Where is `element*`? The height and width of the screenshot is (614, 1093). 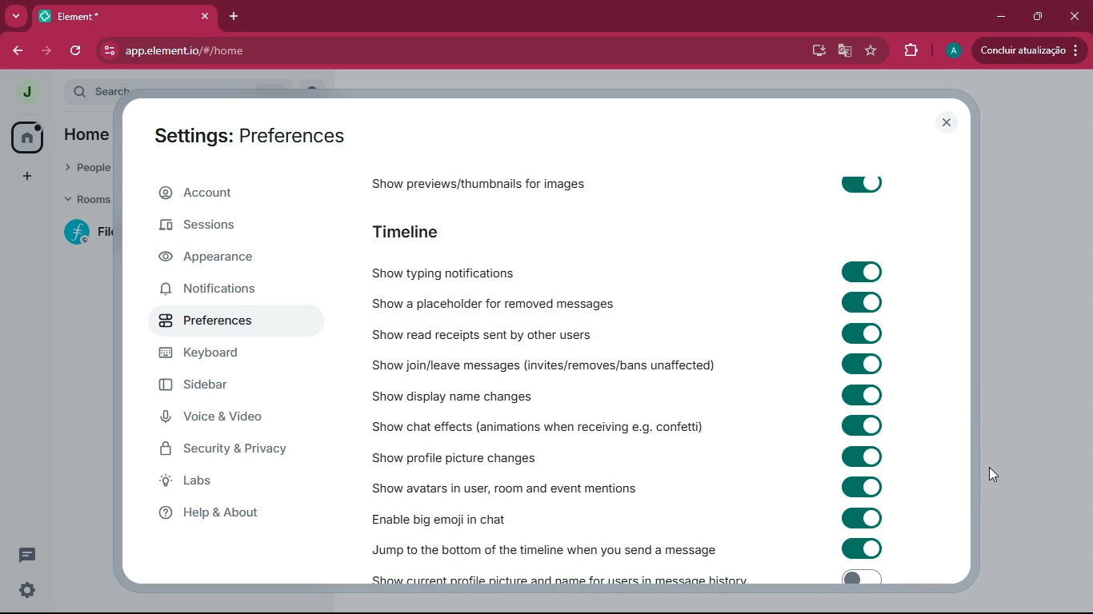
element* is located at coordinates (105, 16).